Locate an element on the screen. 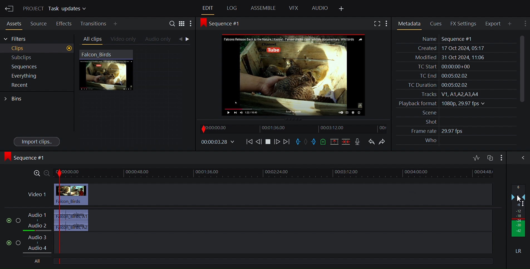  29.97 fps is located at coordinates (454, 131).